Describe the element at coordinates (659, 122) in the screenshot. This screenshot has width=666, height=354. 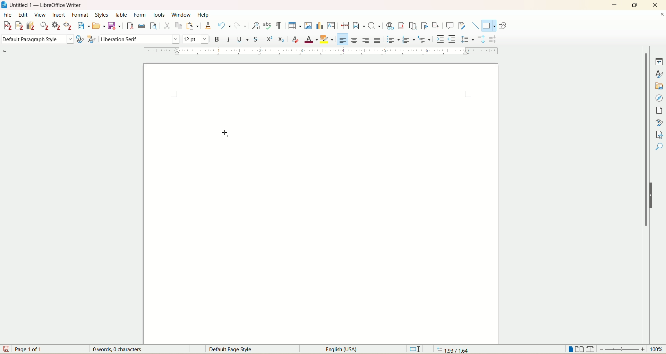
I see `style inspector` at that location.